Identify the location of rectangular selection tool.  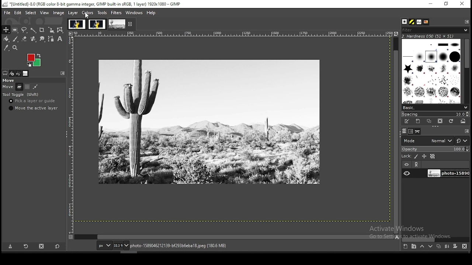
(15, 30).